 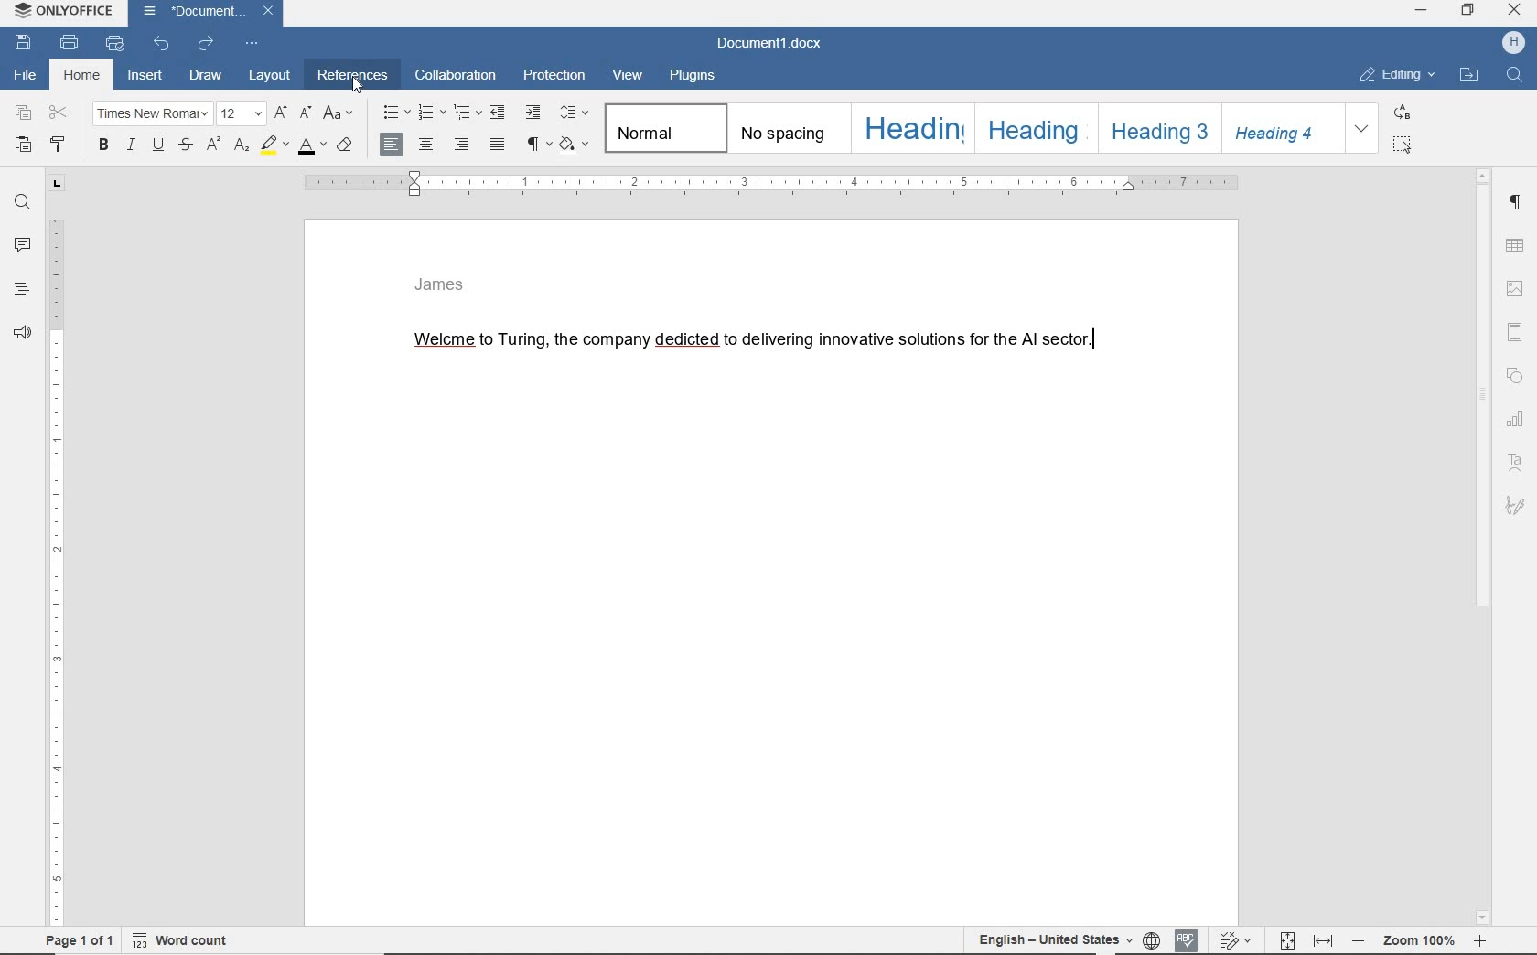 I want to click on ruler, so click(x=788, y=185).